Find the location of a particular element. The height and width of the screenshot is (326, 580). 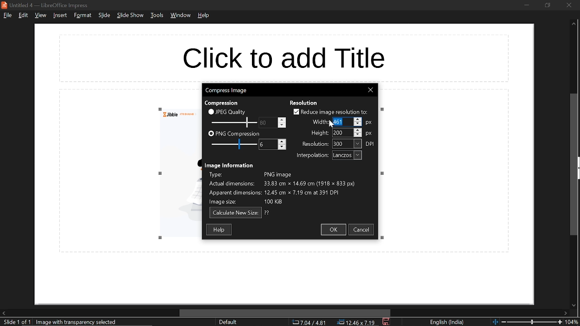

slide is located at coordinates (104, 16).